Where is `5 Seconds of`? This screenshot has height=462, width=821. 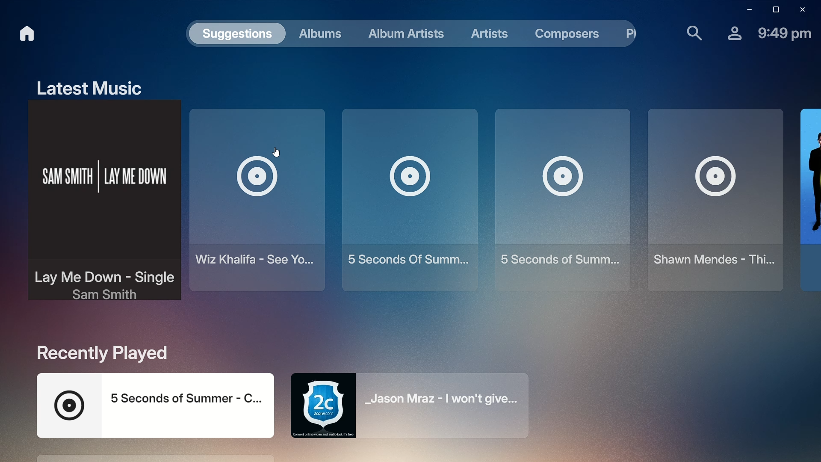
5 Seconds of is located at coordinates (406, 197).